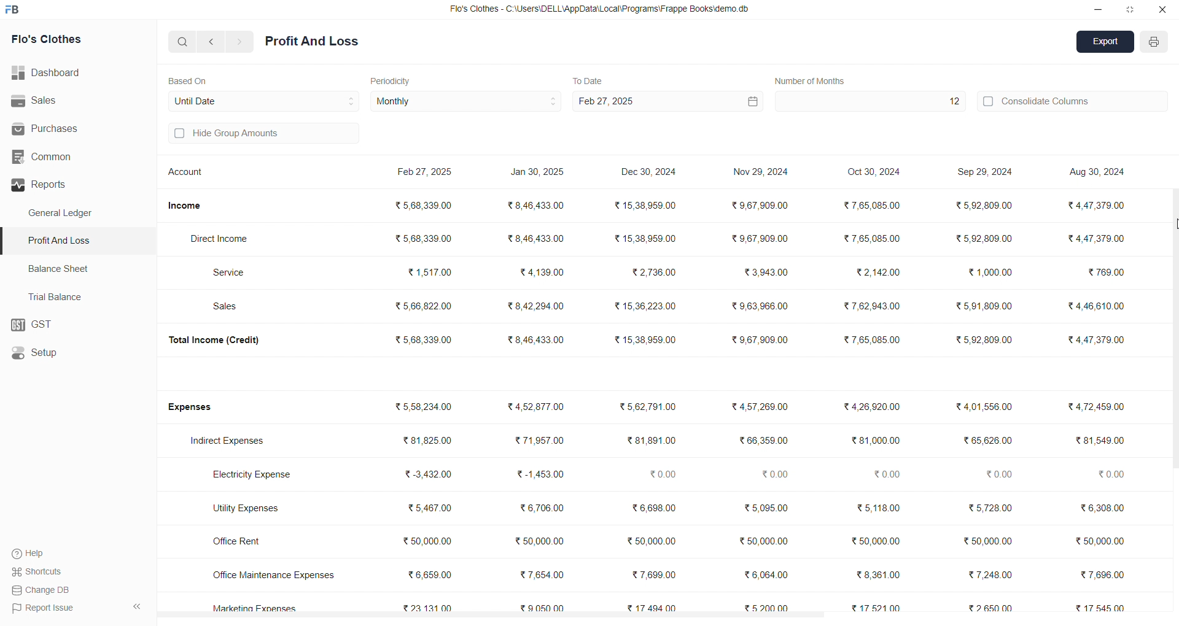 Image resolution: width=1179 pixels, height=626 pixels. What do you see at coordinates (872, 339) in the screenshot?
I see `₹7,65,085.00` at bounding box center [872, 339].